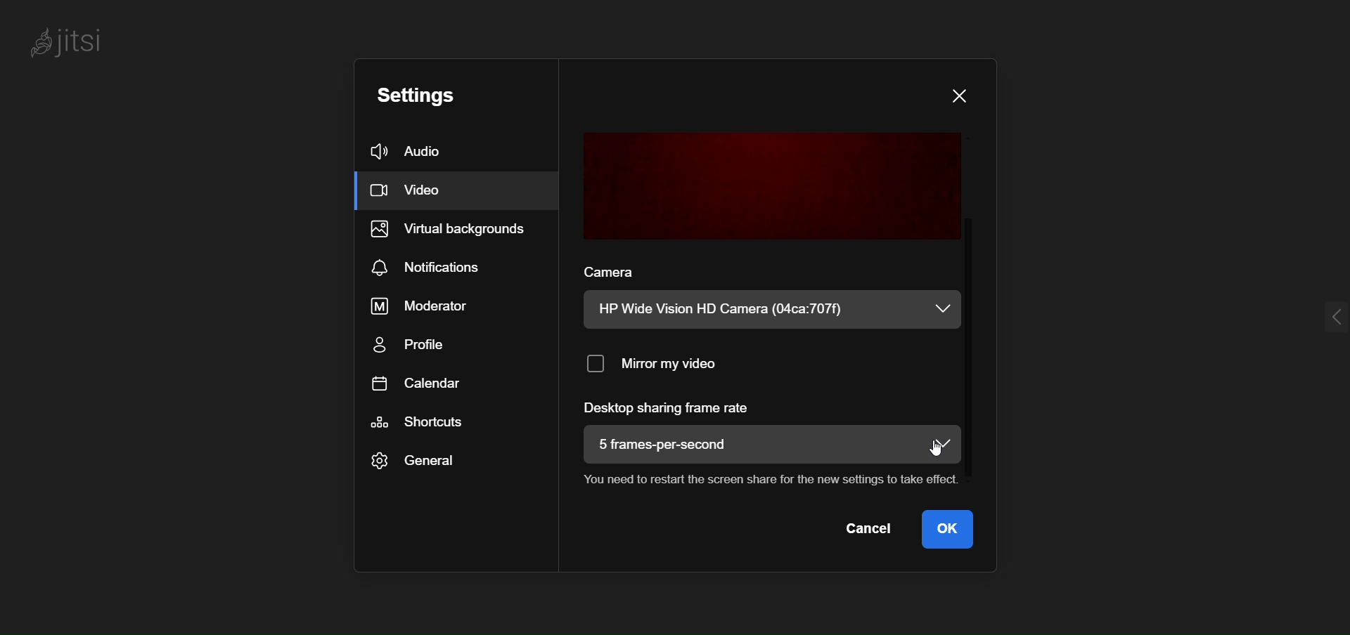 Image resolution: width=1350 pixels, height=635 pixels. What do you see at coordinates (670, 407) in the screenshot?
I see `desktop sharing frame rate` at bounding box center [670, 407].